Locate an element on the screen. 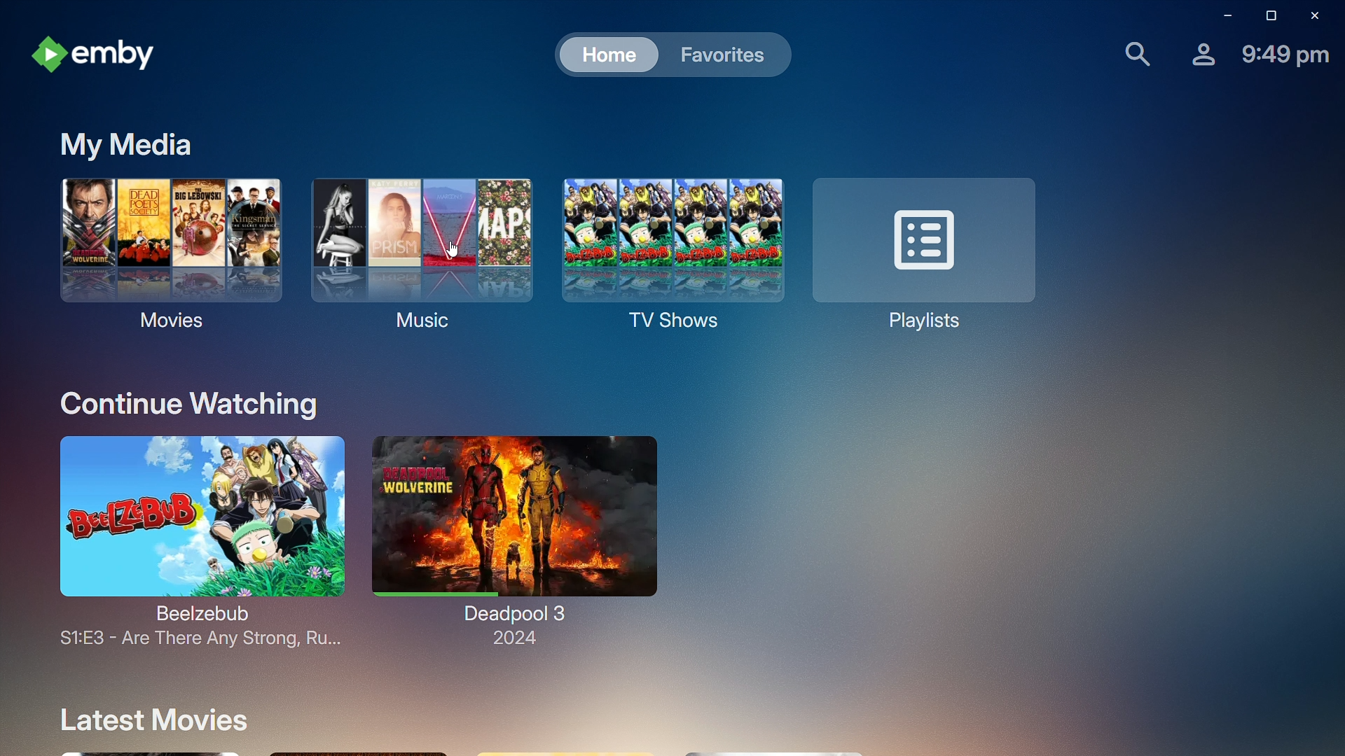 The width and height of the screenshot is (1345, 756). Beelzebub is located at coordinates (186, 540).